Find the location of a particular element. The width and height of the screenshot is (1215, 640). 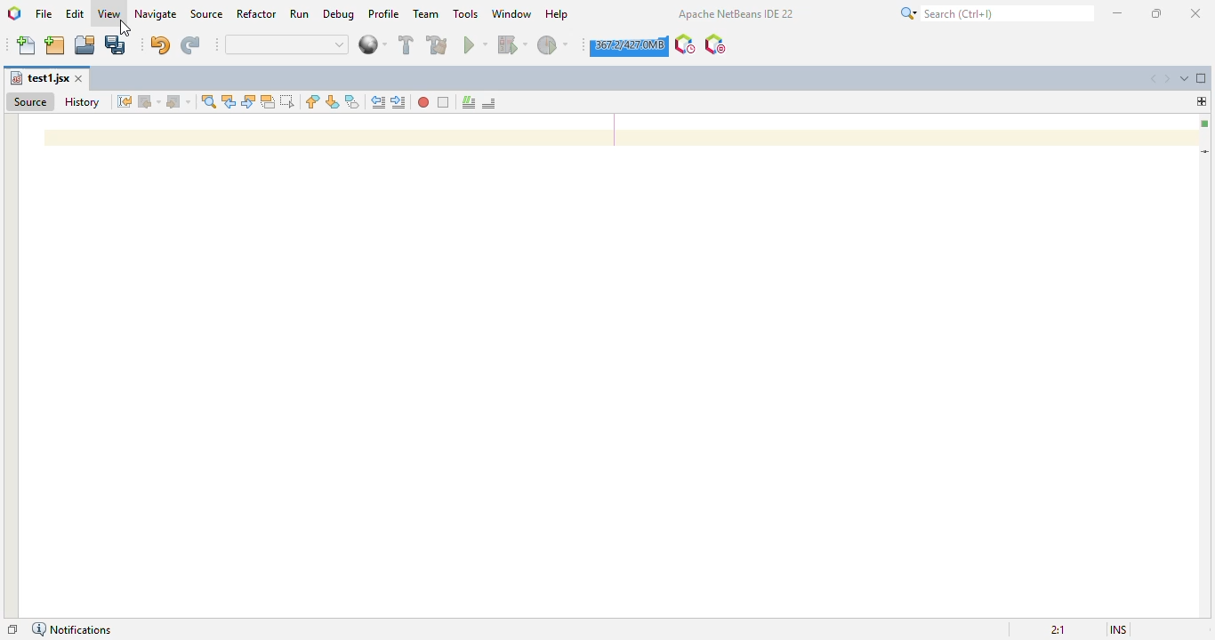

close is located at coordinates (79, 78).